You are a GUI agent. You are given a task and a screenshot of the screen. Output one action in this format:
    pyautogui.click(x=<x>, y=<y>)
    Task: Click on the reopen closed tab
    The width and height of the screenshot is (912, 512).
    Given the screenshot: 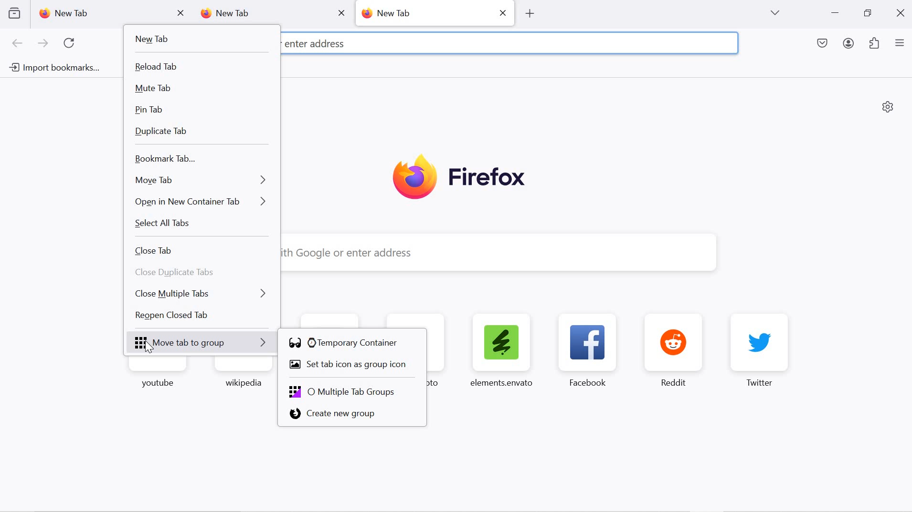 What is the action you would take?
    pyautogui.click(x=203, y=317)
    